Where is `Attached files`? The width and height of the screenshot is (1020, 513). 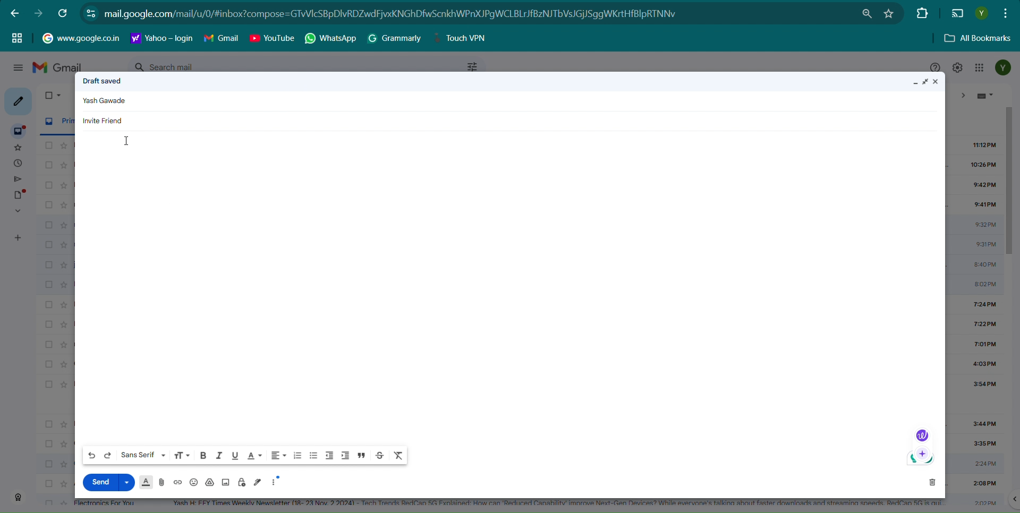 Attached files is located at coordinates (163, 482).